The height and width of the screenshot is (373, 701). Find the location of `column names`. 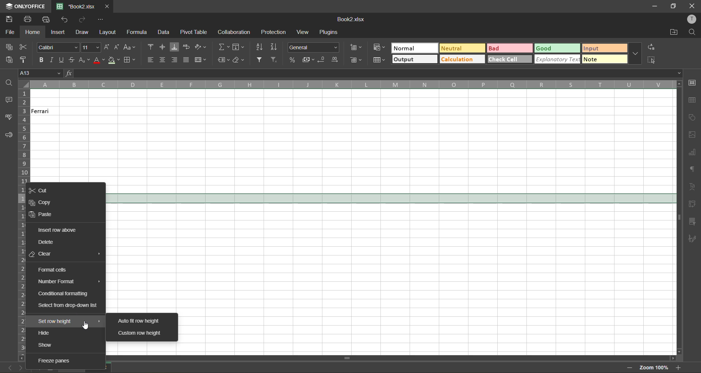

column names is located at coordinates (350, 85).